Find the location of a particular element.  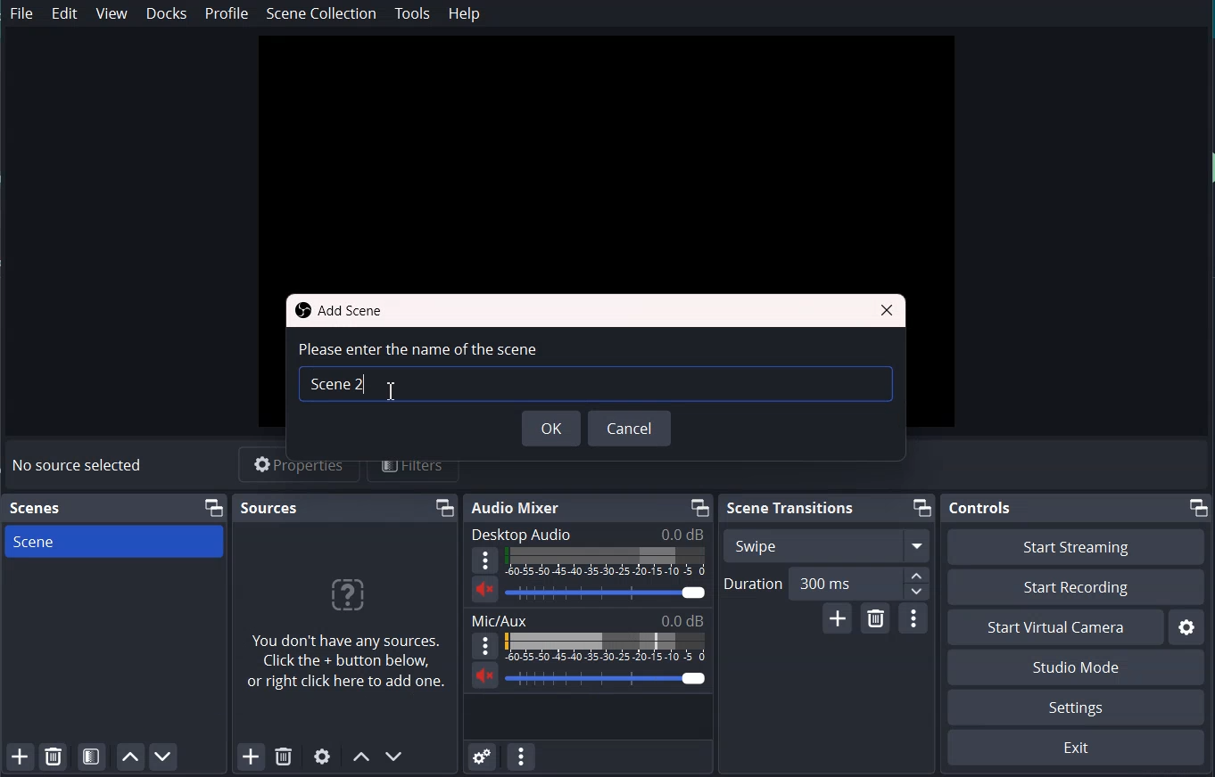

Start Virtual Camera is located at coordinates (1055, 627).